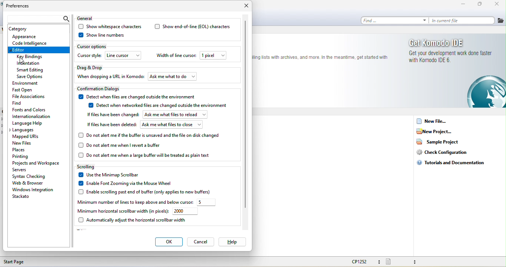 This screenshot has width=506, height=267. What do you see at coordinates (134, 203) in the screenshot?
I see `minimum number of lines to keep above and below cursor` at bounding box center [134, 203].